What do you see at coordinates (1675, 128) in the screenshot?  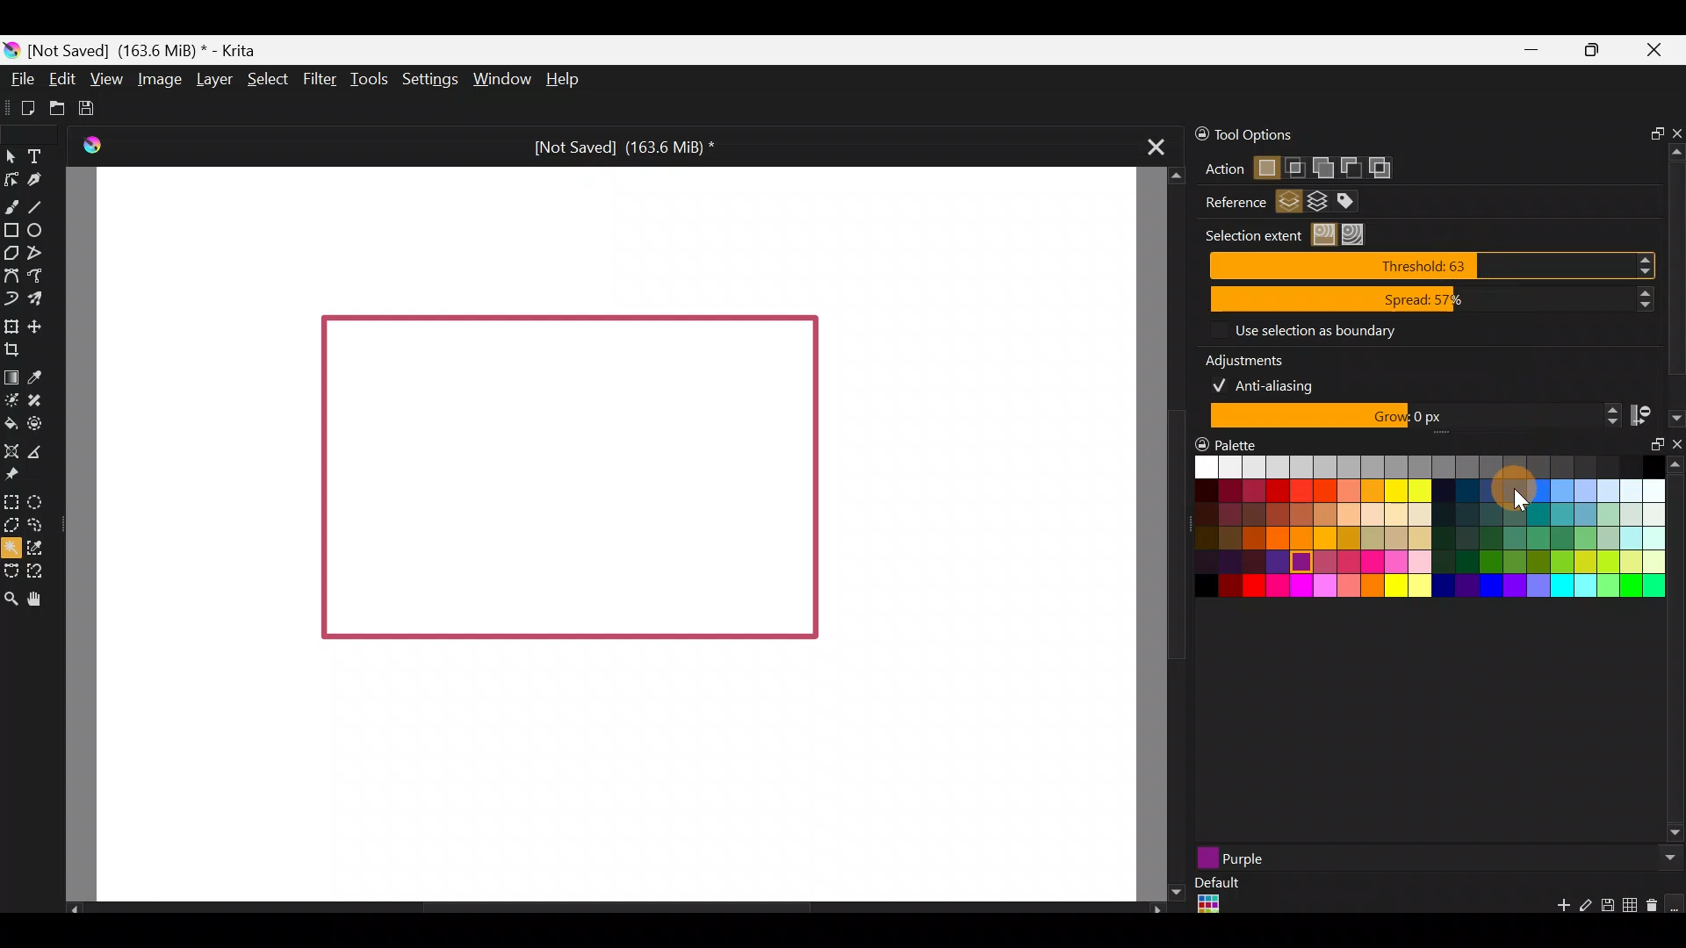 I see `Close docker` at bounding box center [1675, 128].